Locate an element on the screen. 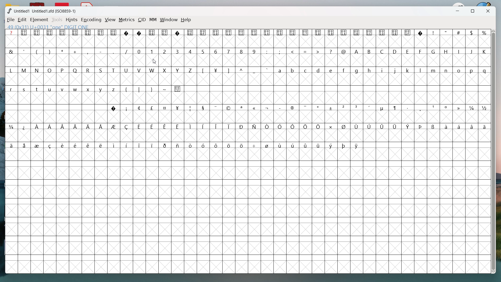 Image resolution: width=501 pixels, height=282 pixels. symbol is located at coordinates (408, 108).